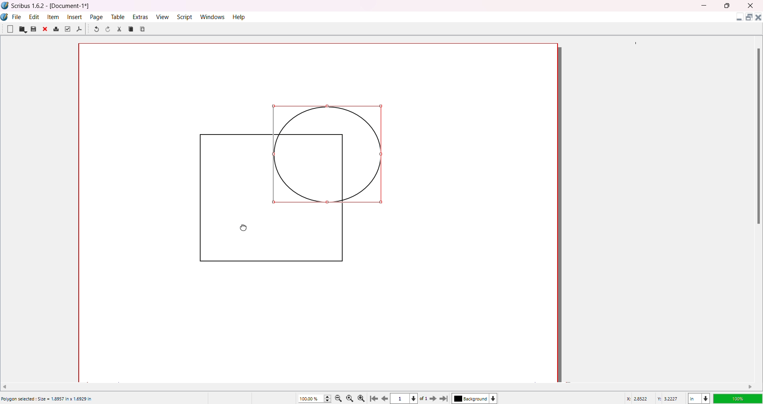 Image resolution: width=763 pixels, height=404 pixels. What do you see at coordinates (54, 17) in the screenshot?
I see `Item` at bounding box center [54, 17].